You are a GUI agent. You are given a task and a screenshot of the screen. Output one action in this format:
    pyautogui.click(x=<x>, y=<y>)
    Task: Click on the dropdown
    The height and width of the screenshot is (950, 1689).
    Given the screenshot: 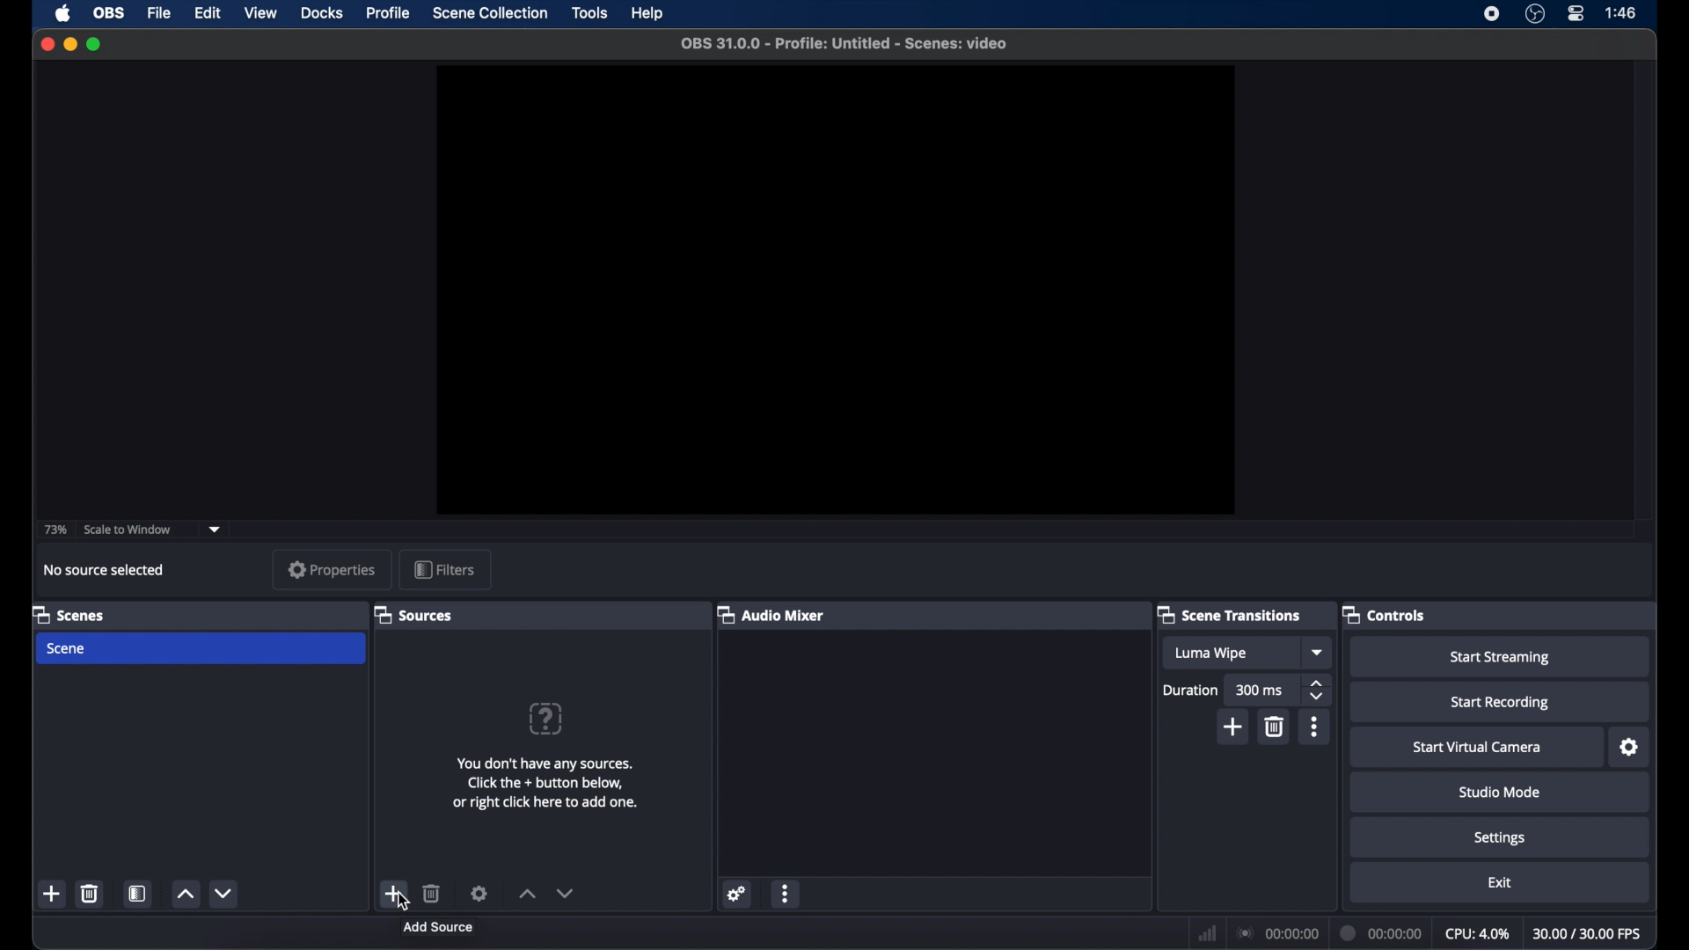 What is the action you would take?
    pyautogui.click(x=215, y=530)
    